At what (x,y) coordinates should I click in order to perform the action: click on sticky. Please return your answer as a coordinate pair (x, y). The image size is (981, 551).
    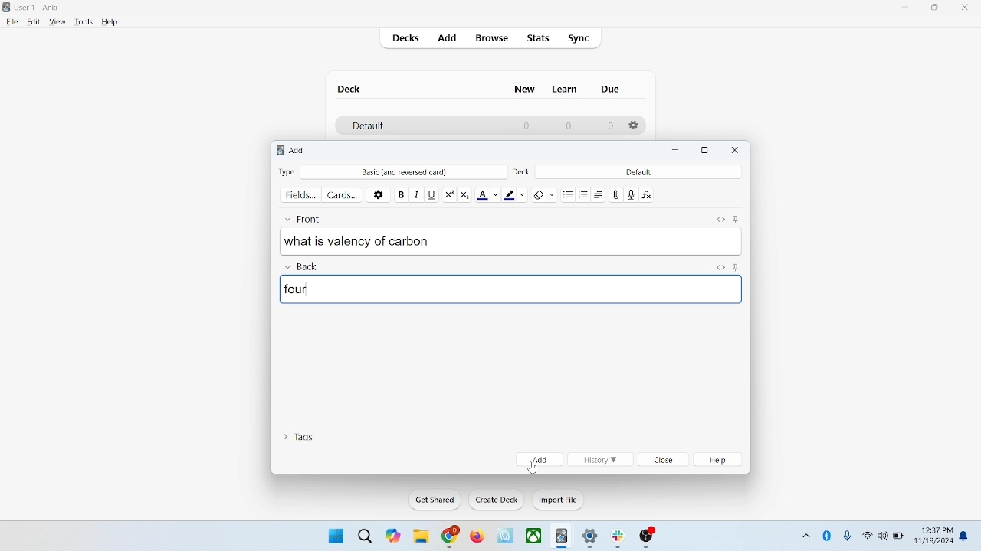
    Looking at the image, I should click on (736, 217).